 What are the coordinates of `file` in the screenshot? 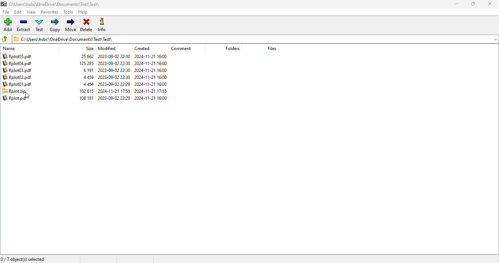 It's located at (15, 91).